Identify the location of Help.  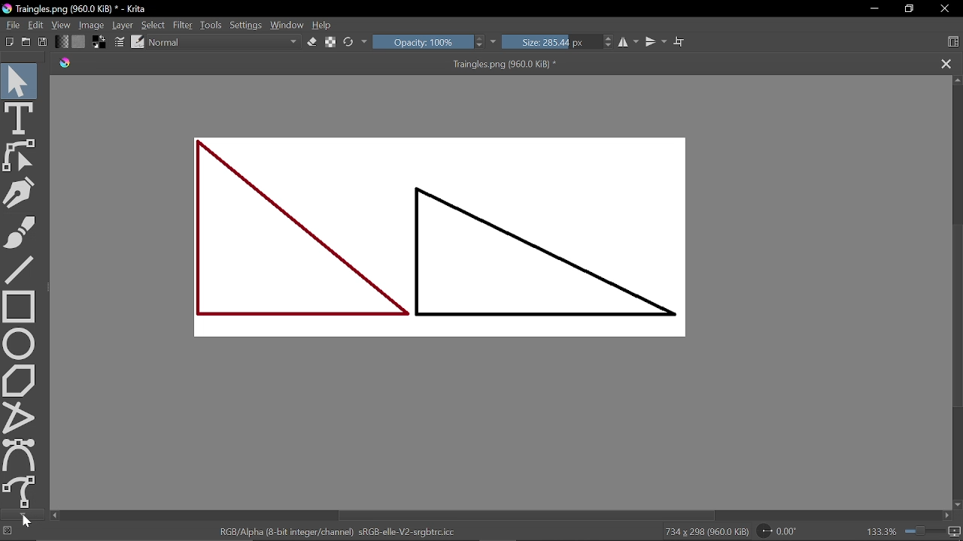
(324, 23).